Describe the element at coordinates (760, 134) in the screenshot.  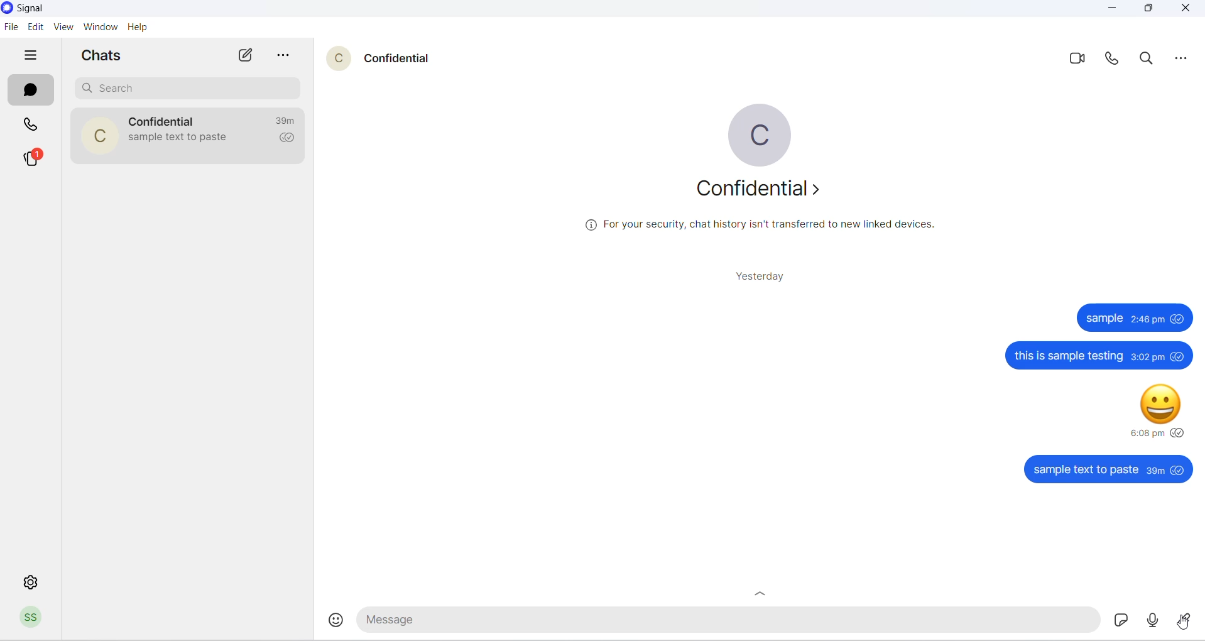
I see `profile picture` at that location.